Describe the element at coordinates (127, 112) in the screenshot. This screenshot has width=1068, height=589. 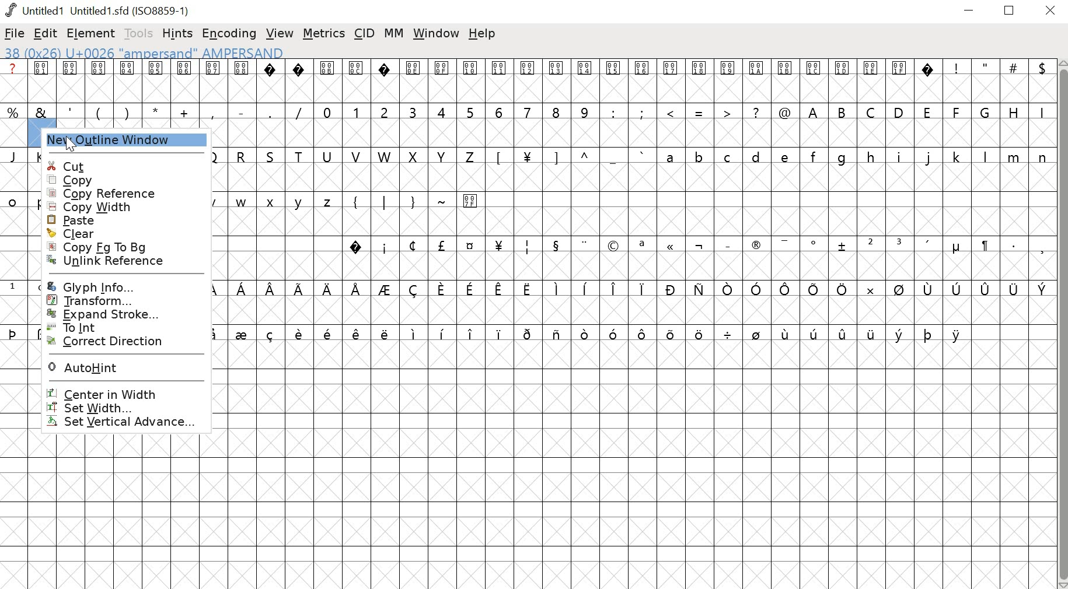
I see `)` at that location.